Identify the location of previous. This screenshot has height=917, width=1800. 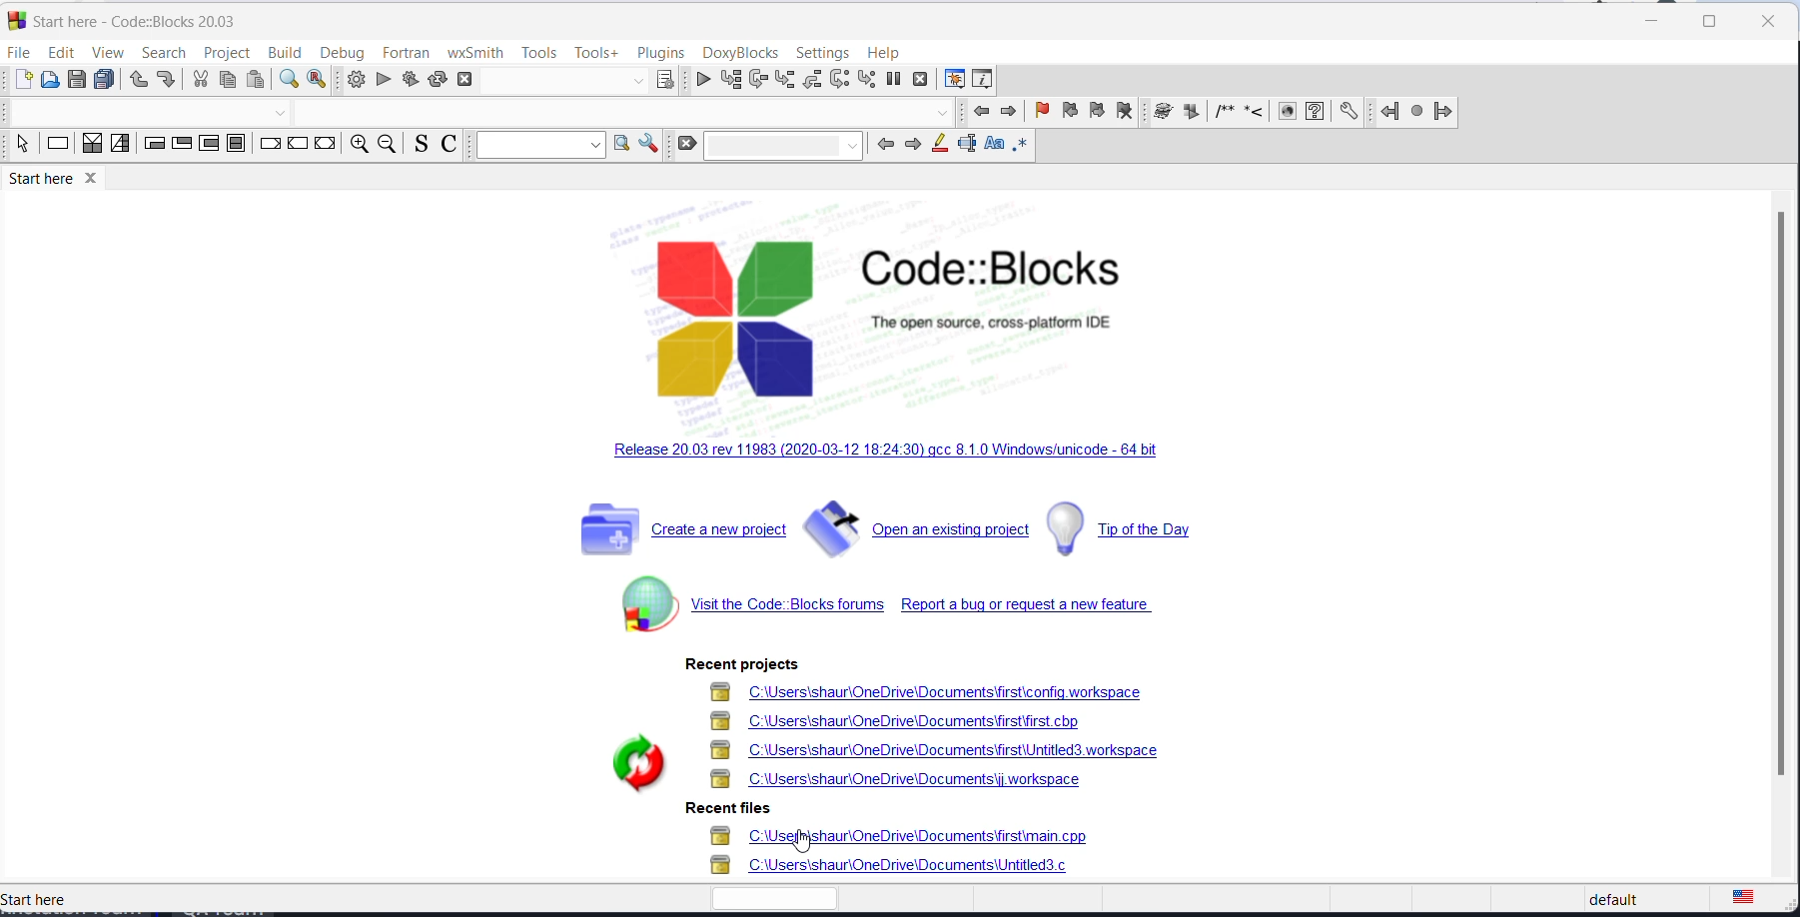
(977, 113).